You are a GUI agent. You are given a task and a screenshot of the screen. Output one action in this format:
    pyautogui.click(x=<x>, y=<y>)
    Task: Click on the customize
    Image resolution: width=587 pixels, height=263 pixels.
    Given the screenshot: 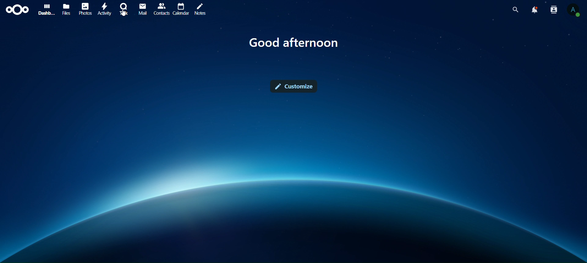 What is the action you would take?
    pyautogui.click(x=294, y=86)
    